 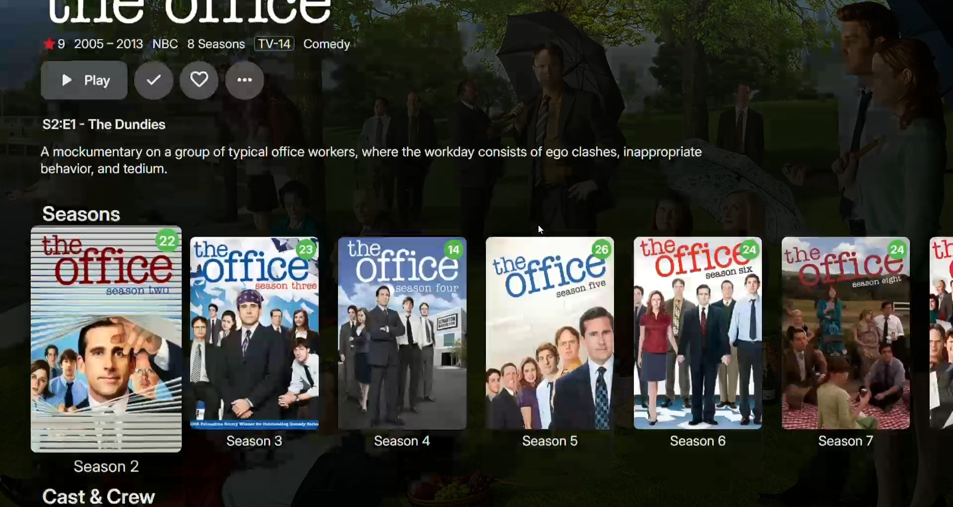 I want to click on Season 8, so click(x=941, y=332).